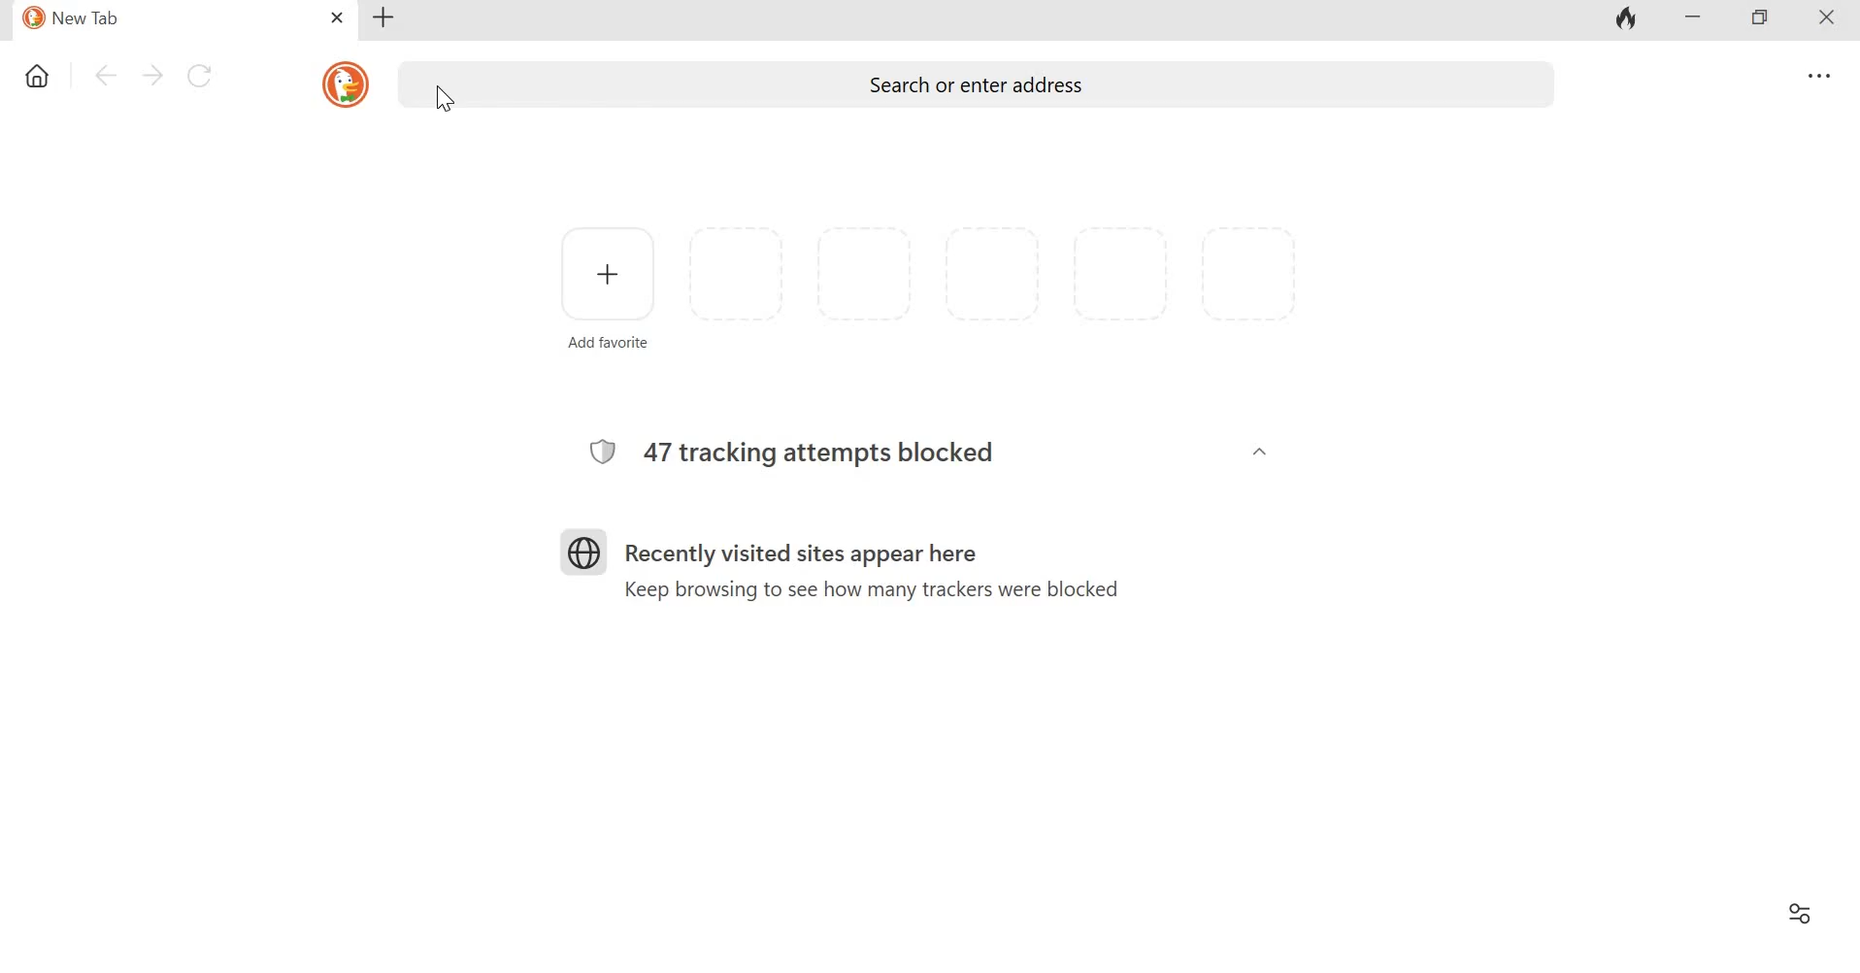 This screenshot has width=1860, height=973. Describe the element at coordinates (344, 84) in the screenshot. I see `icon` at that location.